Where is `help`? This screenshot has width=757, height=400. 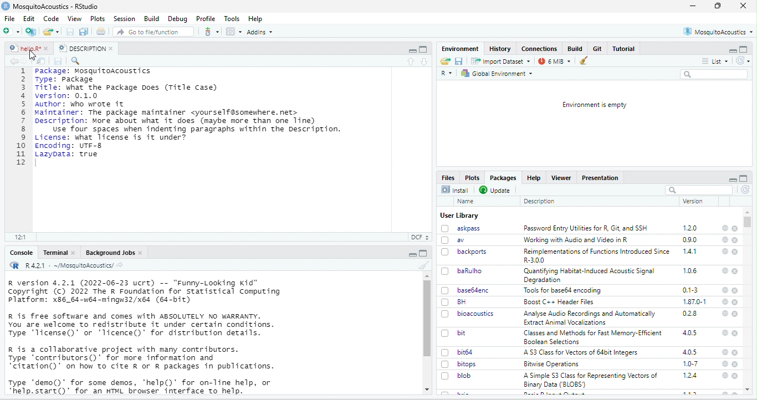 help is located at coordinates (724, 364).